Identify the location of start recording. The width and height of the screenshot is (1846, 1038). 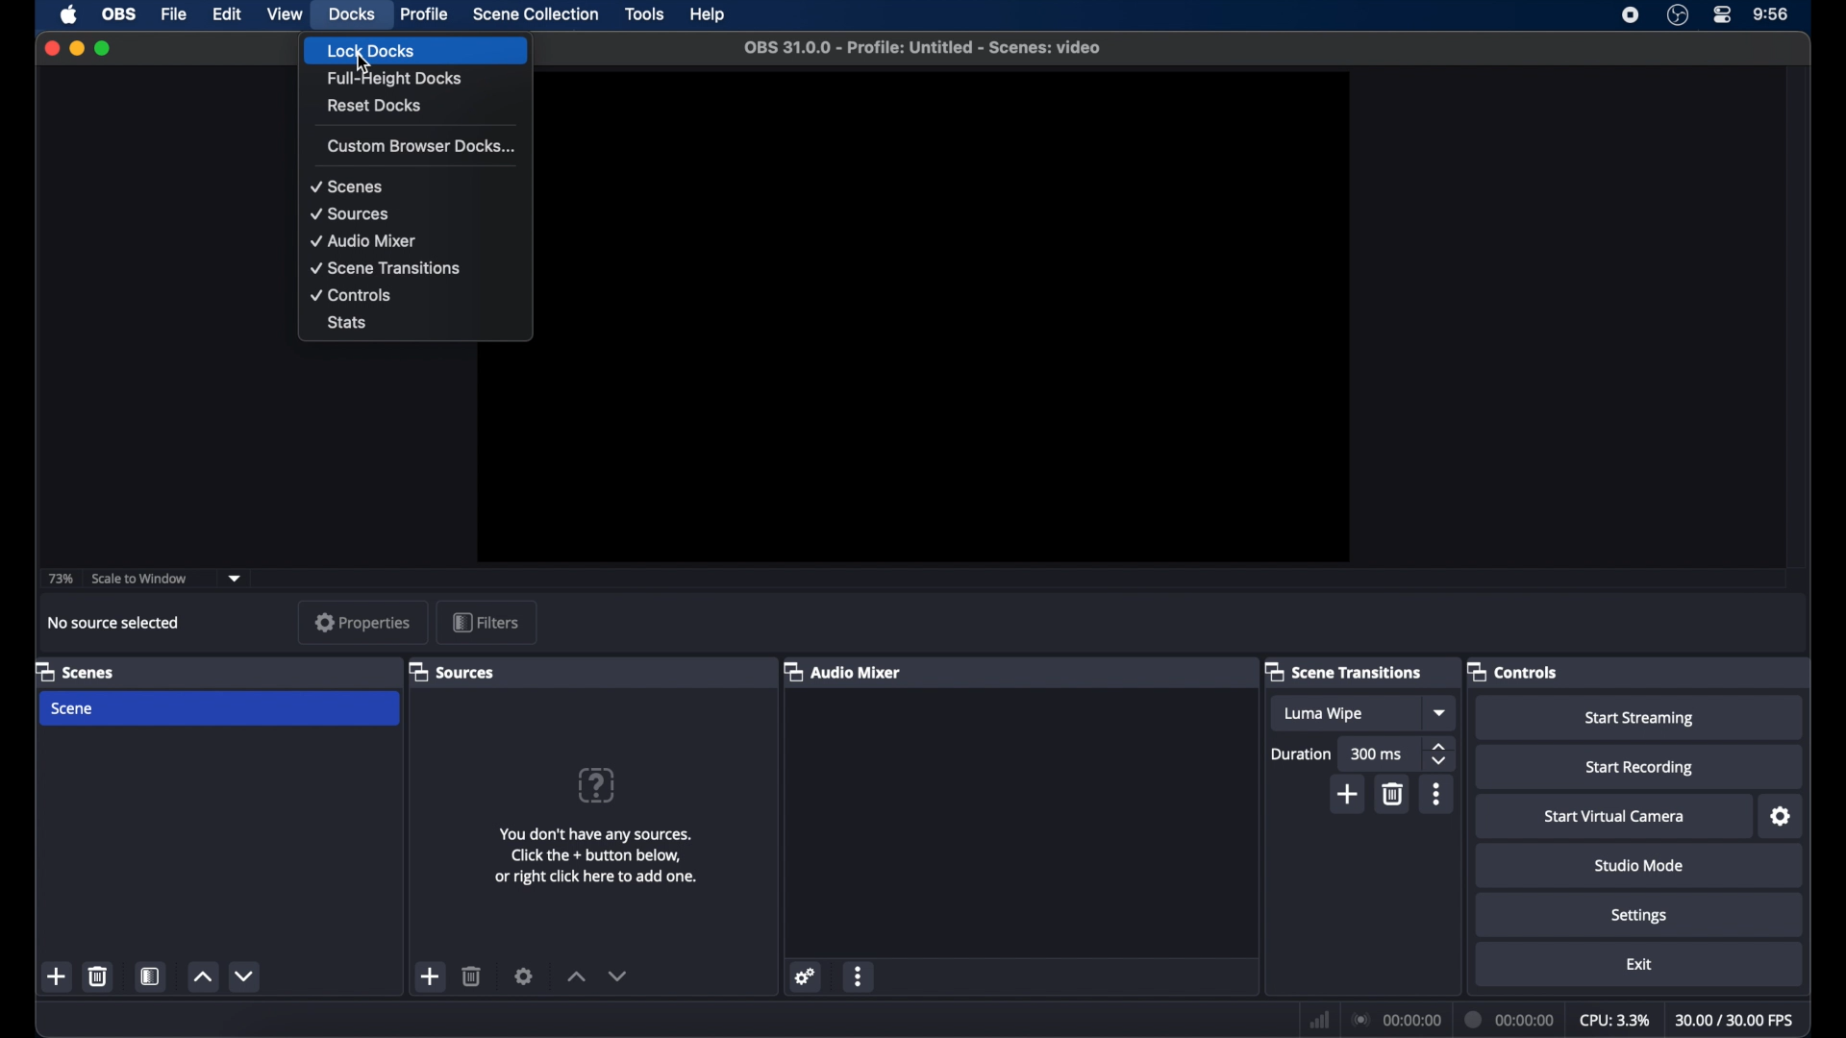
(1639, 766).